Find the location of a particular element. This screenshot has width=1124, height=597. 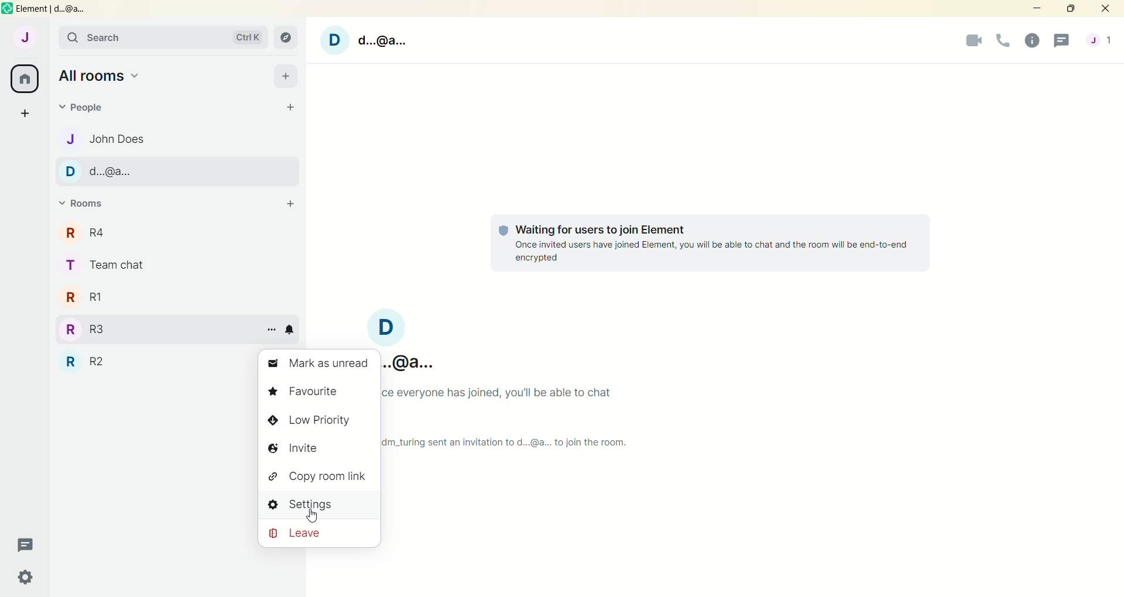

maximize is located at coordinates (1076, 11).